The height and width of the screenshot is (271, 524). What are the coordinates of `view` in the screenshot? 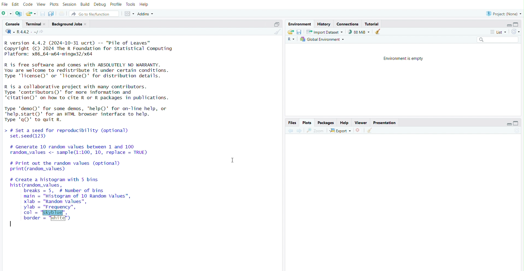 It's located at (41, 3).